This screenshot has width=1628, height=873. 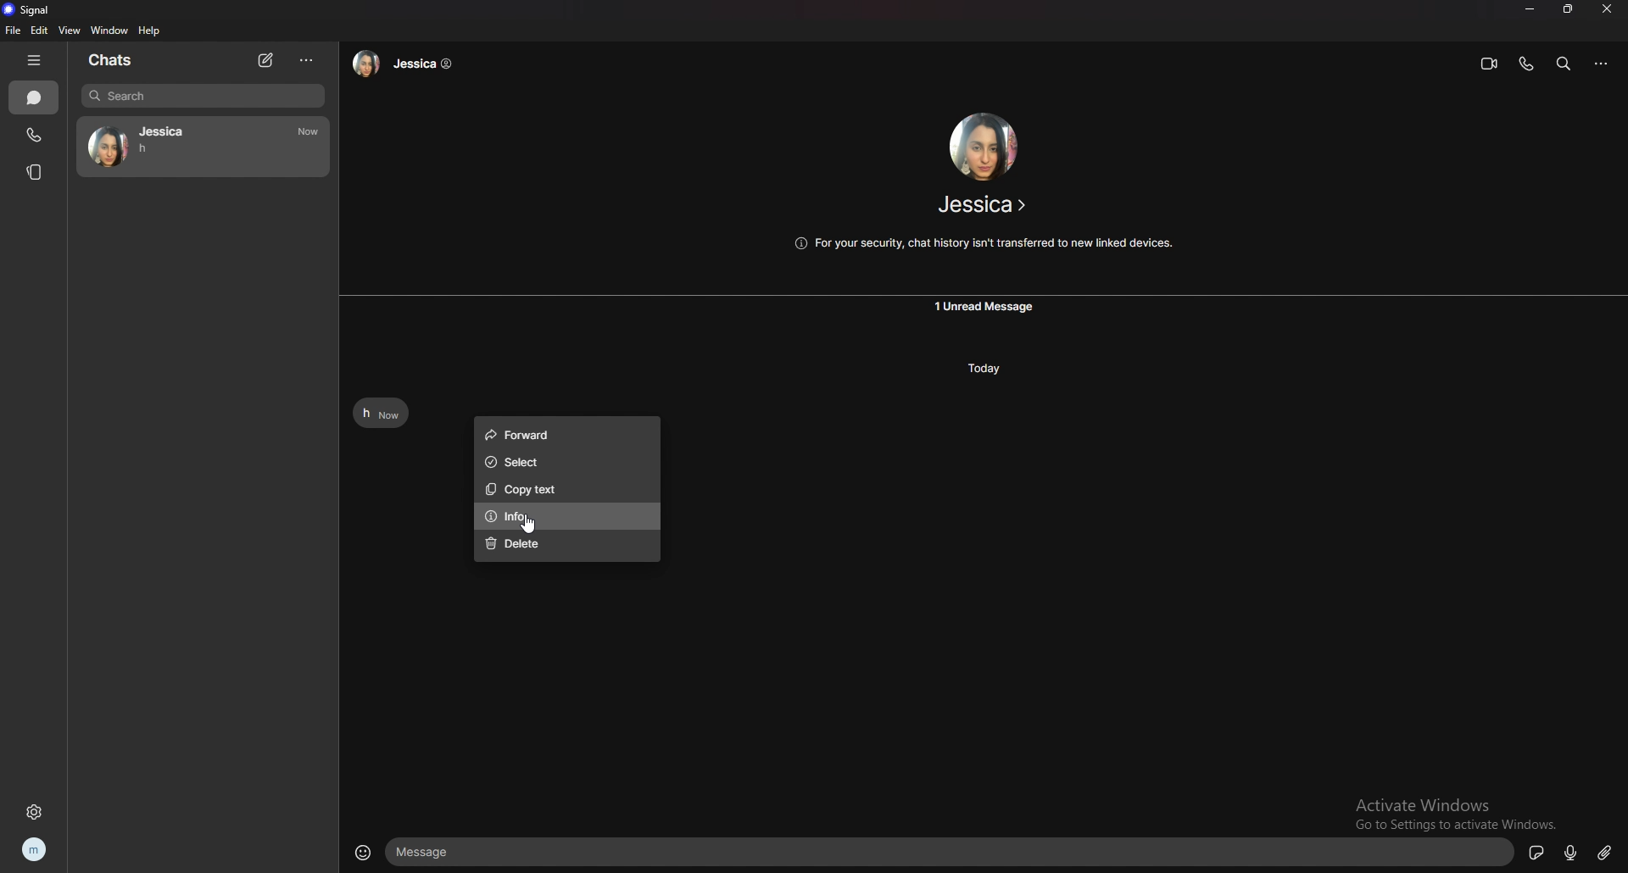 I want to click on hide tabs, so click(x=35, y=58).